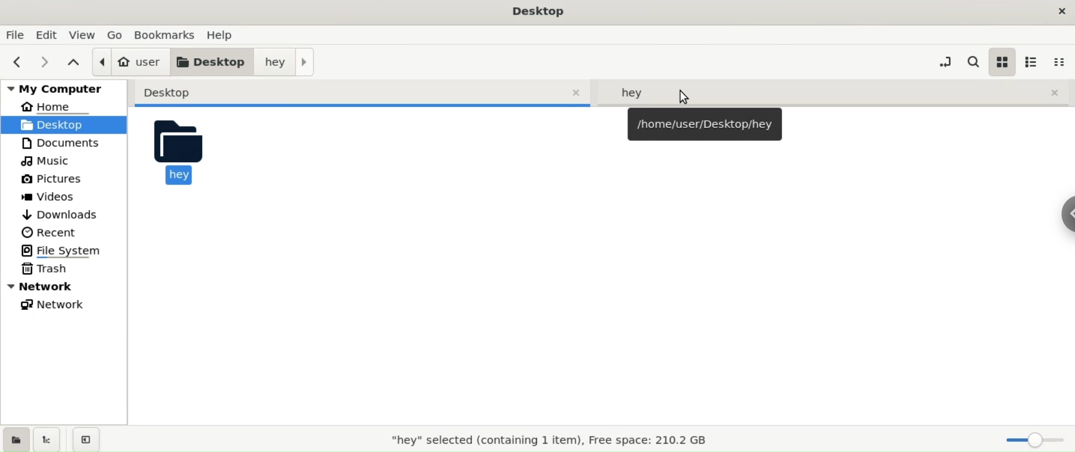 Image resolution: width=1075 pixels, height=452 pixels. I want to click on documents, so click(68, 143).